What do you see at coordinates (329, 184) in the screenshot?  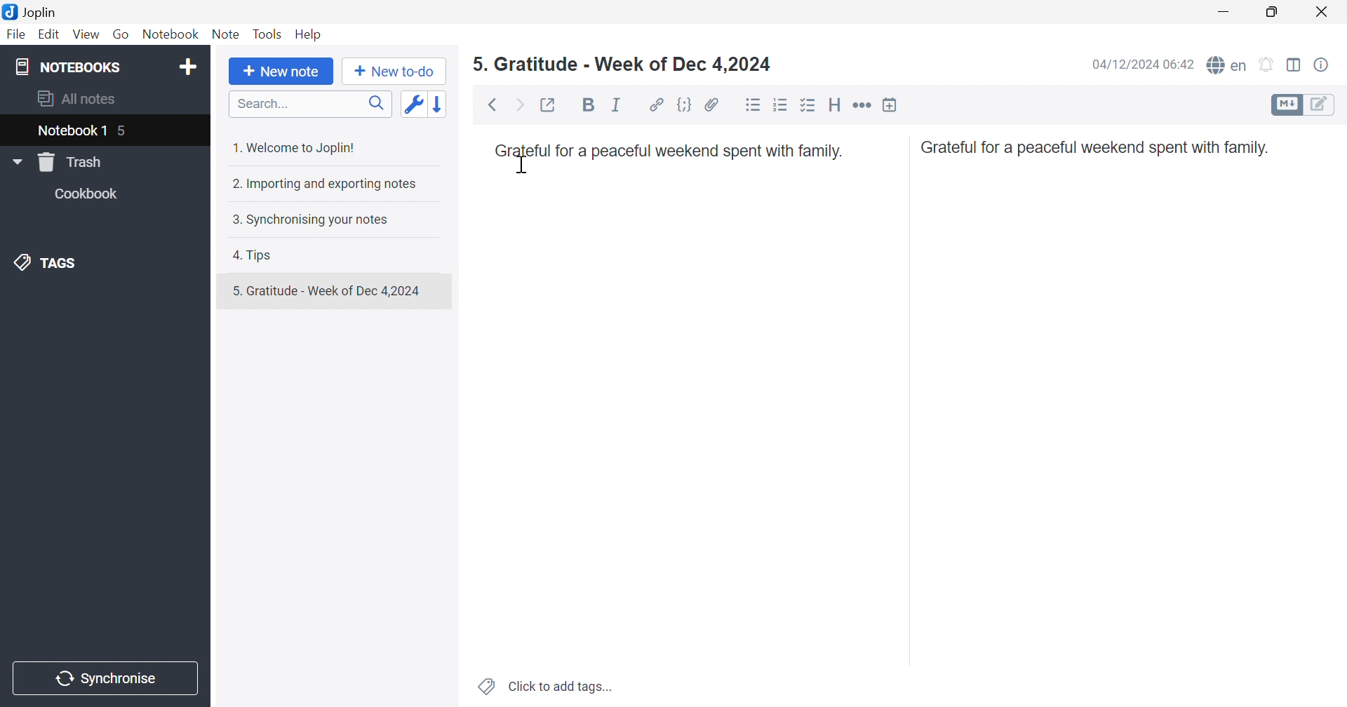 I see `2. Importing and exporting notes` at bounding box center [329, 184].